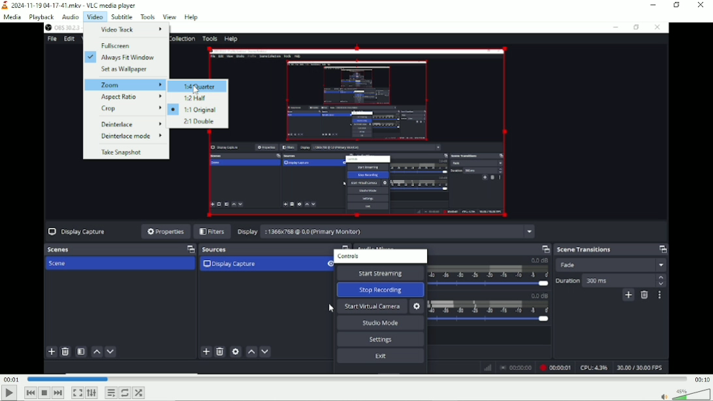 This screenshot has height=401, width=713. What do you see at coordinates (195, 89) in the screenshot?
I see `Cursor` at bounding box center [195, 89].